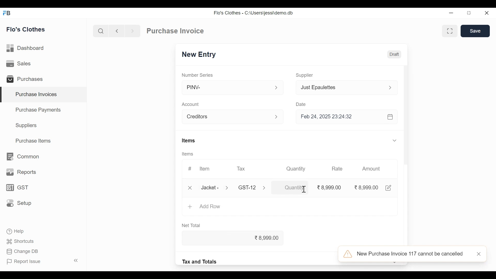 This screenshot has height=279, width=496. I want to click on Supplier, so click(306, 75).